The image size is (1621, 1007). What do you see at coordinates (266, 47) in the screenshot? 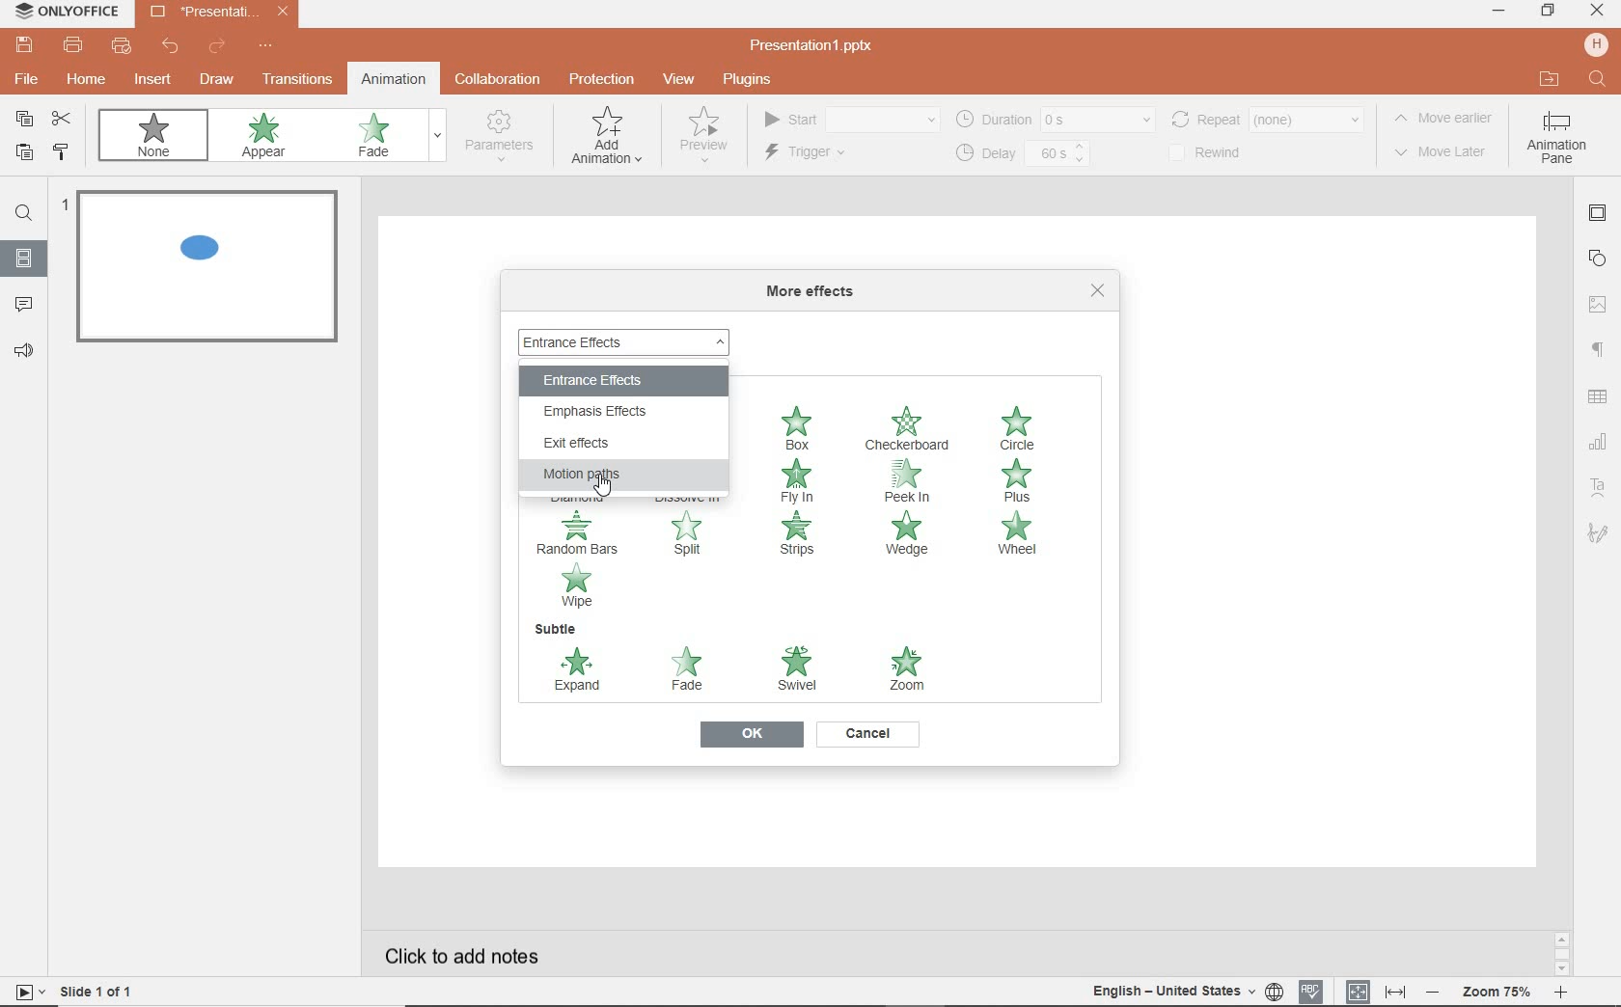
I see `customize quick access toolbar` at bounding box center [266, 47].